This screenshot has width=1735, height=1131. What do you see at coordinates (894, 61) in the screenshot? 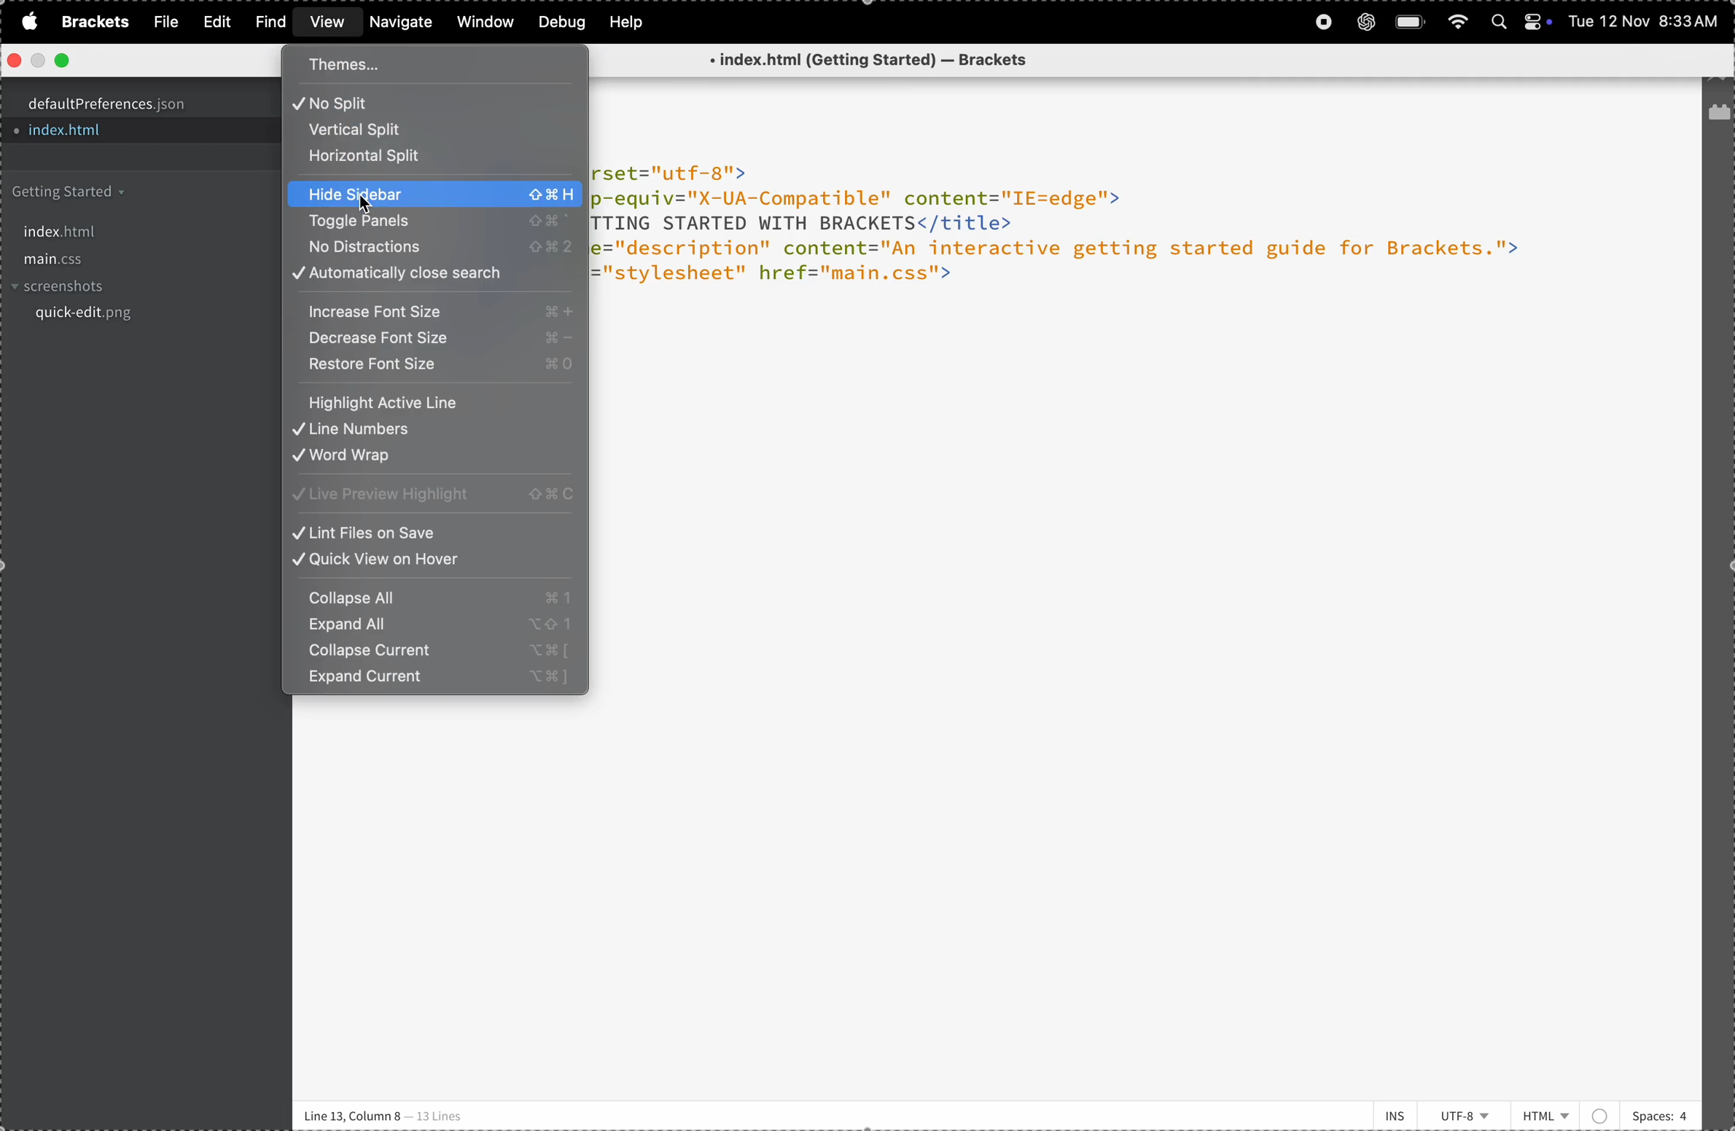
I see `title brackets` at bounding box center [894, 61].